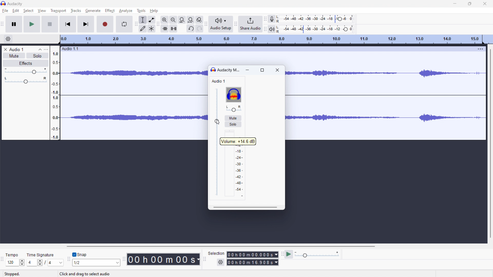 This screenshot has height=277, width=493. Describe the element at coordinates (42, 11) in the screenshot. I see `view` at that location.